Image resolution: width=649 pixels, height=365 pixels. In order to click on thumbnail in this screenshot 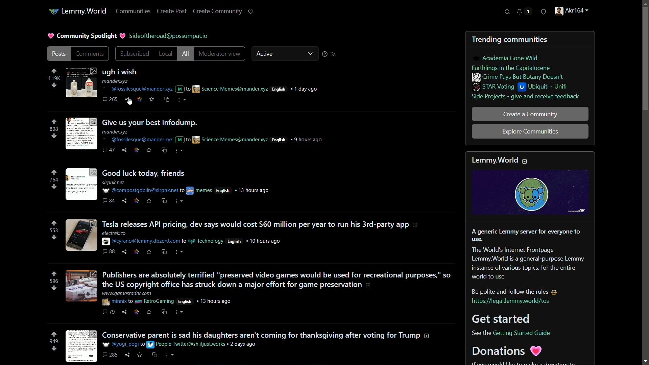, I will do `click(80, 287)`.